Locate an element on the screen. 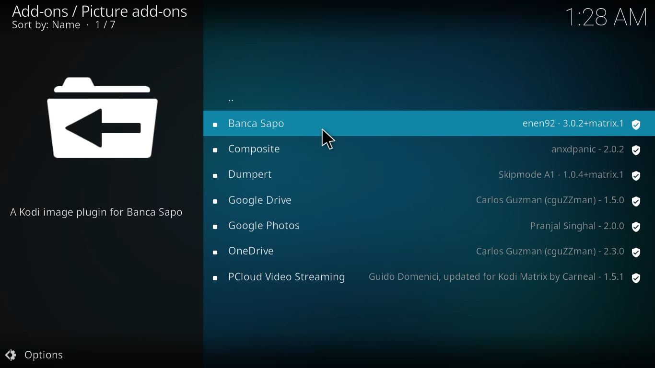 The width and height of the screenshot is (655, 368). version is located at coordinates (585, 226).